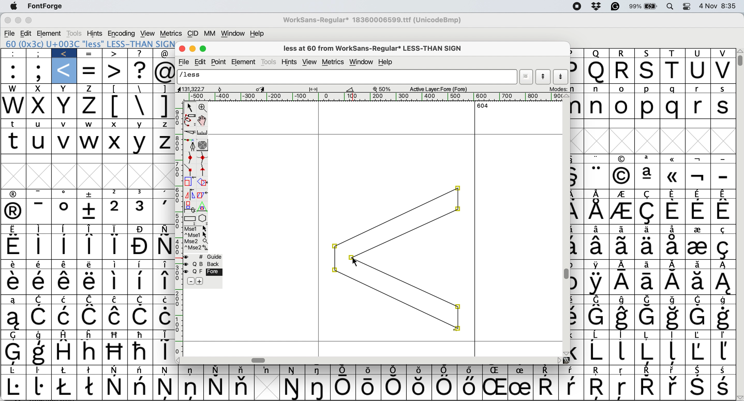  I want to click on m, so click(577, 89).